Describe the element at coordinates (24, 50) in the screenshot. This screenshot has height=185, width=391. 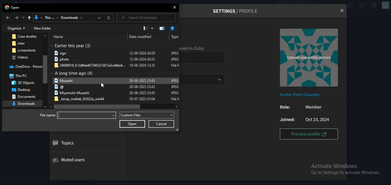
I see `file` at that location.